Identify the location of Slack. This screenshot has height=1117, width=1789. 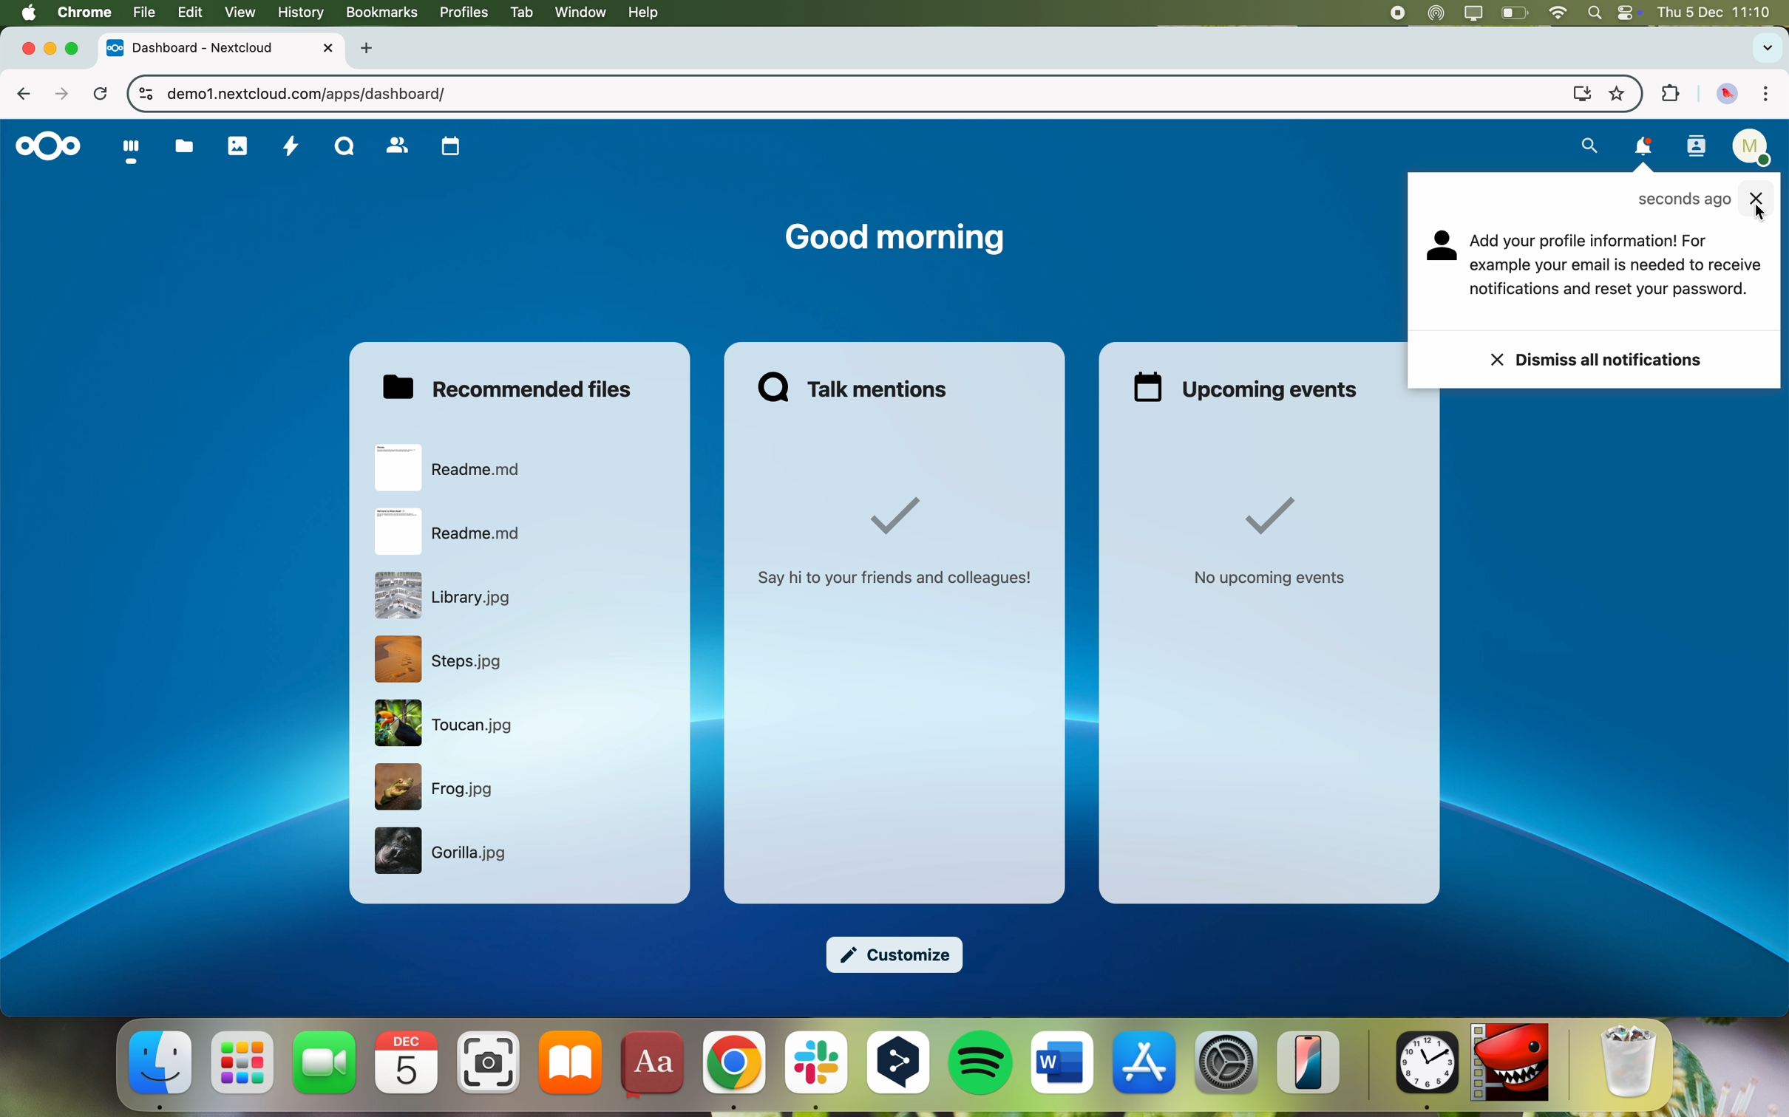
(815, 1073).